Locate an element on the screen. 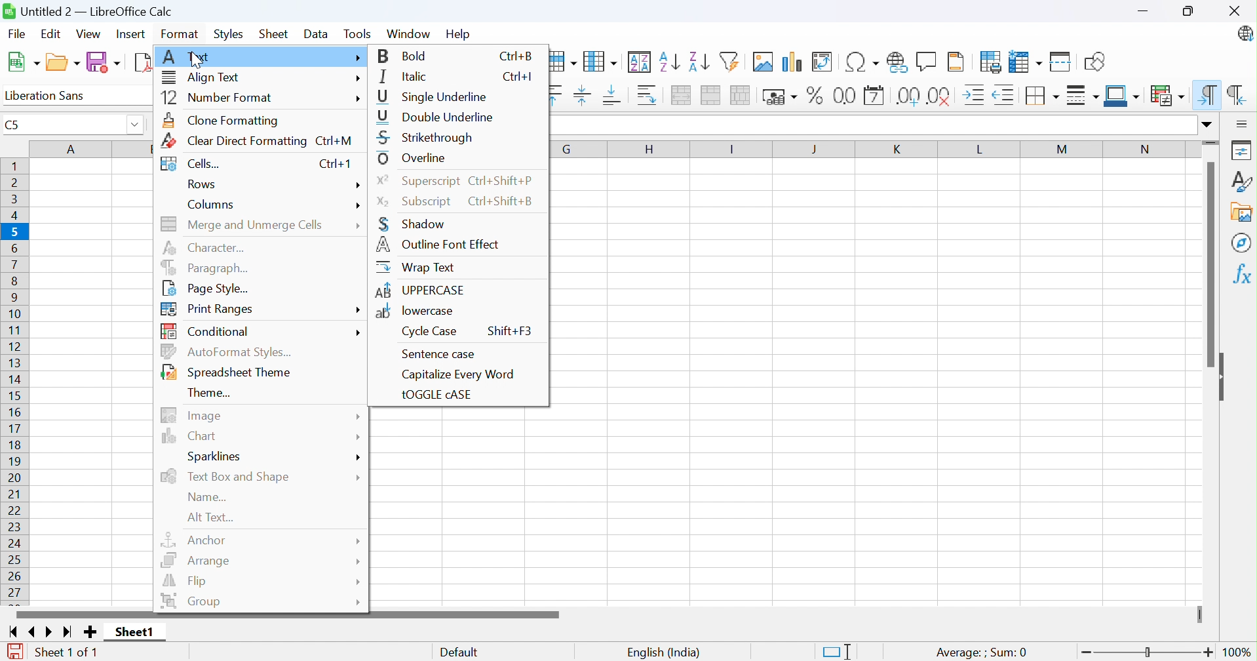 This screenshot has width=1257, height=661. Define print area is located at coordinates (993, 62).